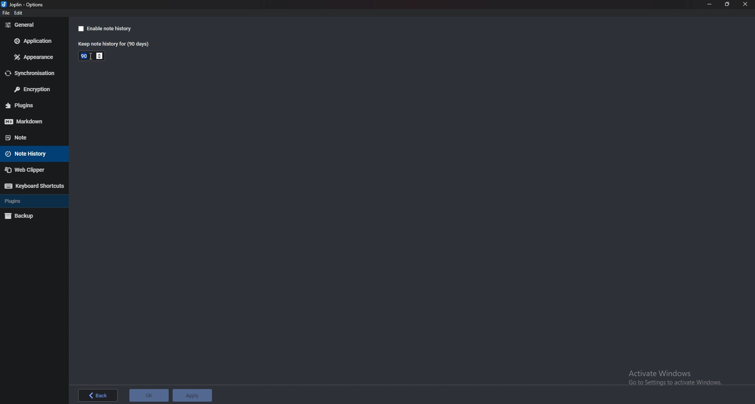 This screenshot has height=404, width=755. What do you see at coordinates (27, 200) in the screenshot?
I see `plugins` at bounding box center [27, 200].